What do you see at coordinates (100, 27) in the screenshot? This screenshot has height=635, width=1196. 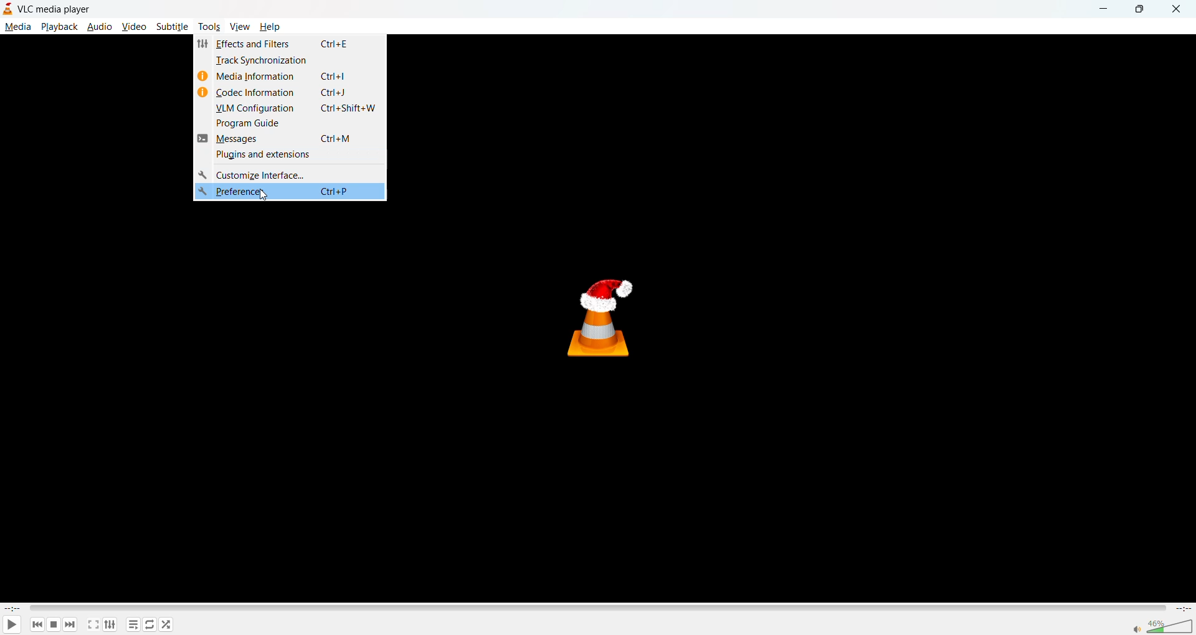 I see `audio` at bounding box center [100, 27].